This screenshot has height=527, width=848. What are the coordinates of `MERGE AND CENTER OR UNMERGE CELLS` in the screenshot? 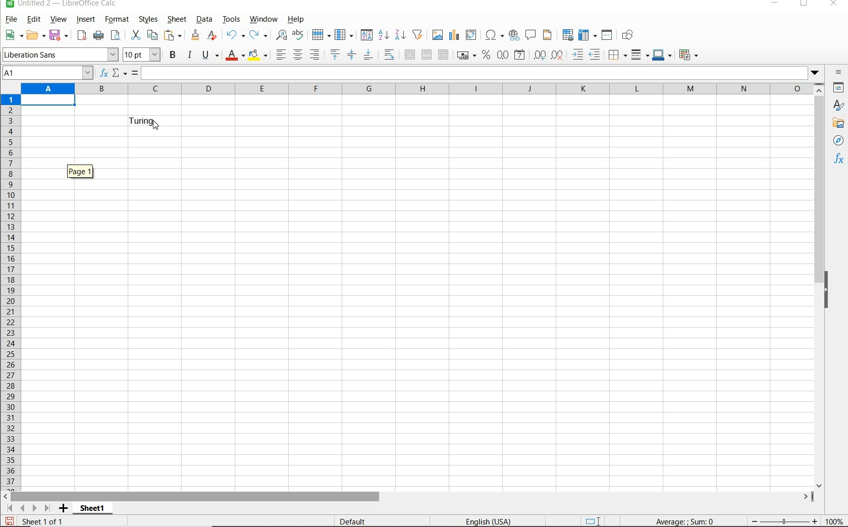 It's located at (410, 56).